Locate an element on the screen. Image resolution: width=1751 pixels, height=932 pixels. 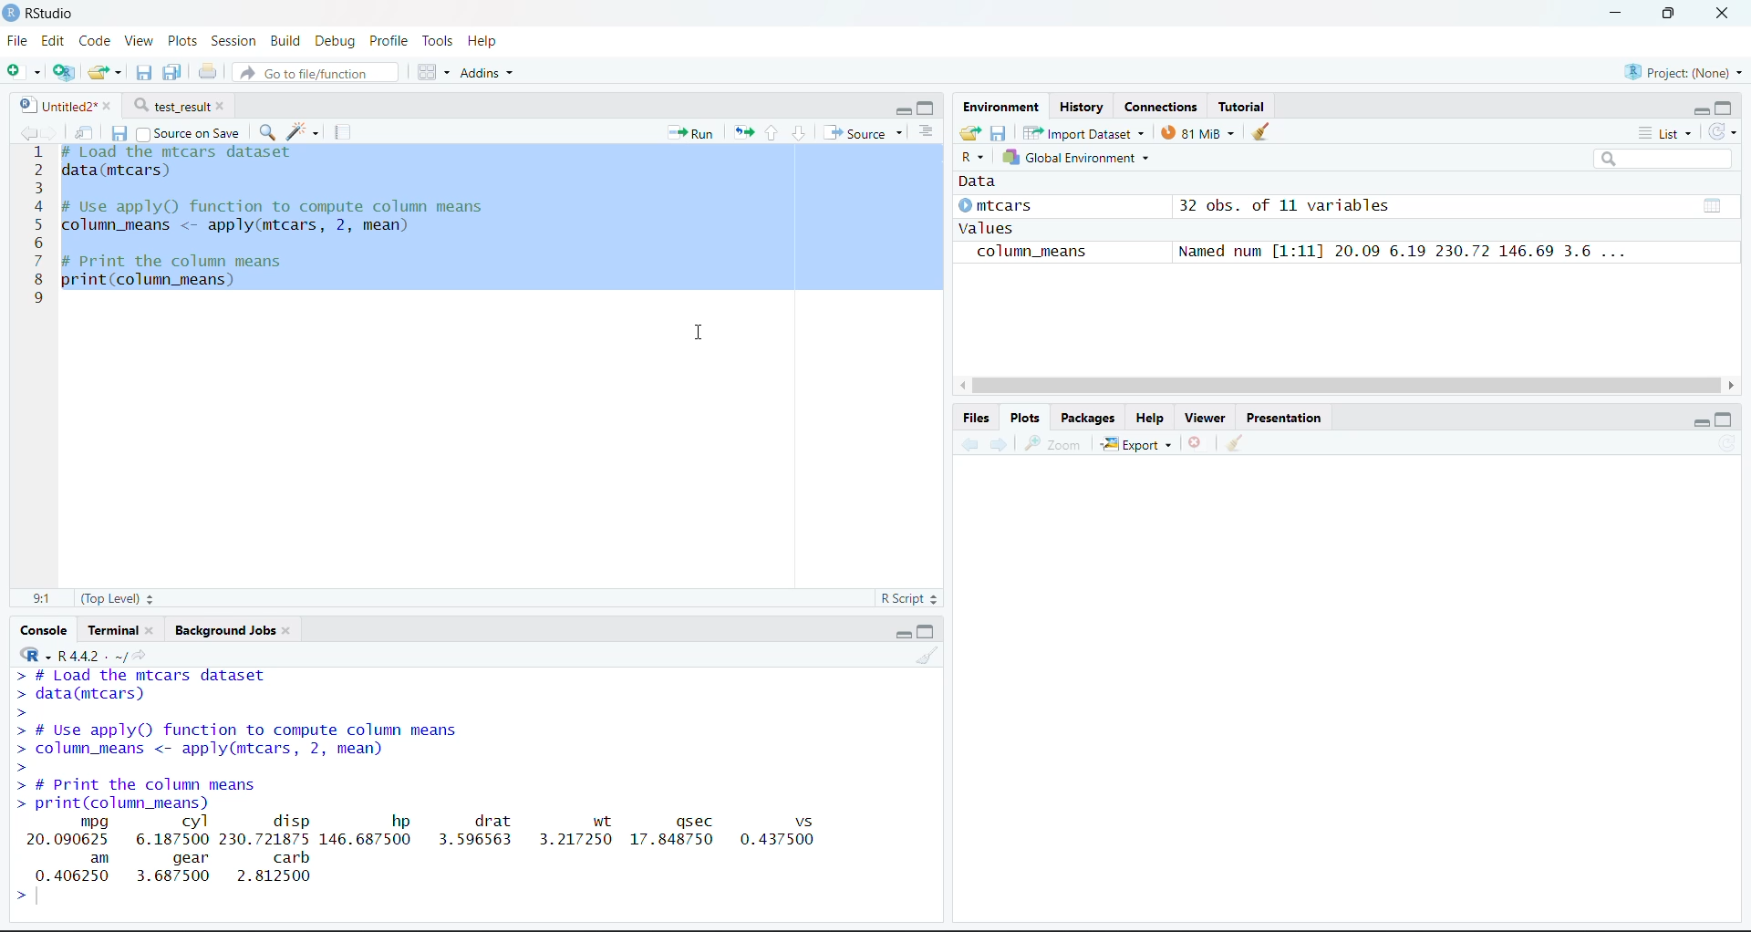
Minimize is located at coordinates (1697, 419).